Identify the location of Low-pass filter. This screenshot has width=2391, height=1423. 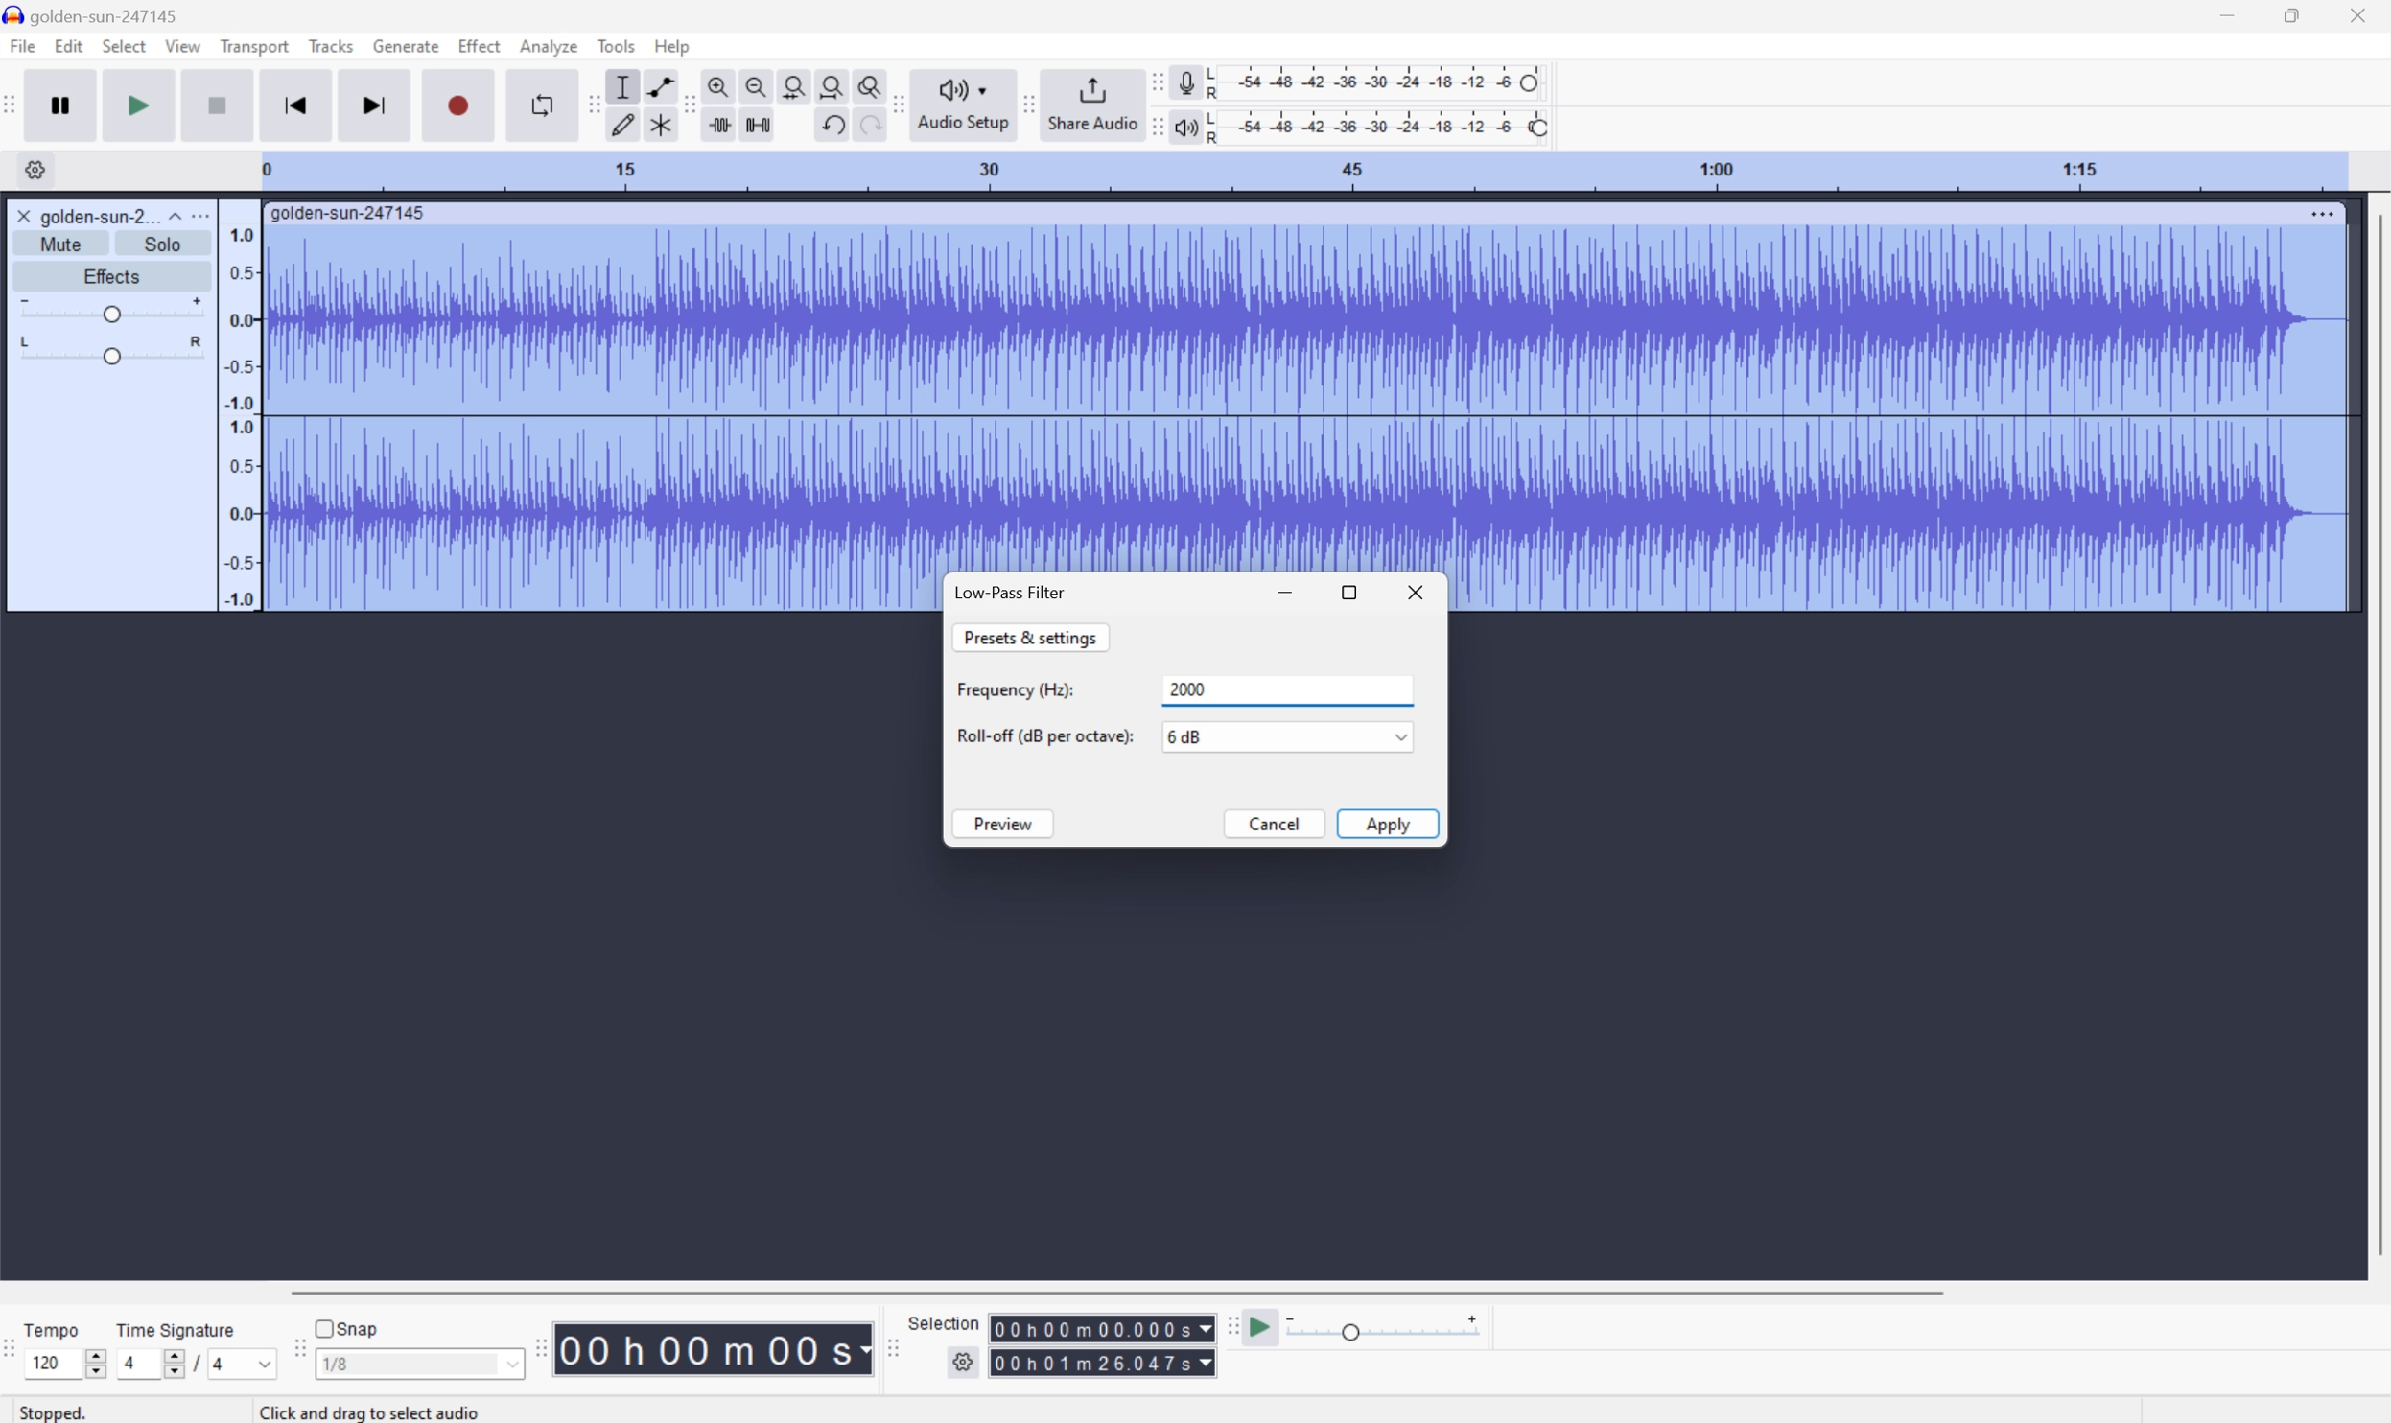
(1010, 592).